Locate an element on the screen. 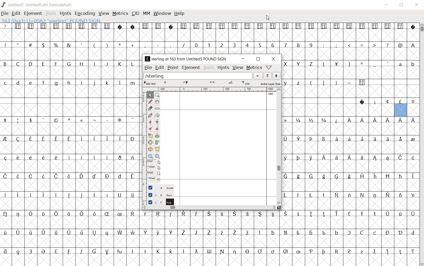 This screenshot has height=266, width=424. Symbol is located at coordinates (171, 214).